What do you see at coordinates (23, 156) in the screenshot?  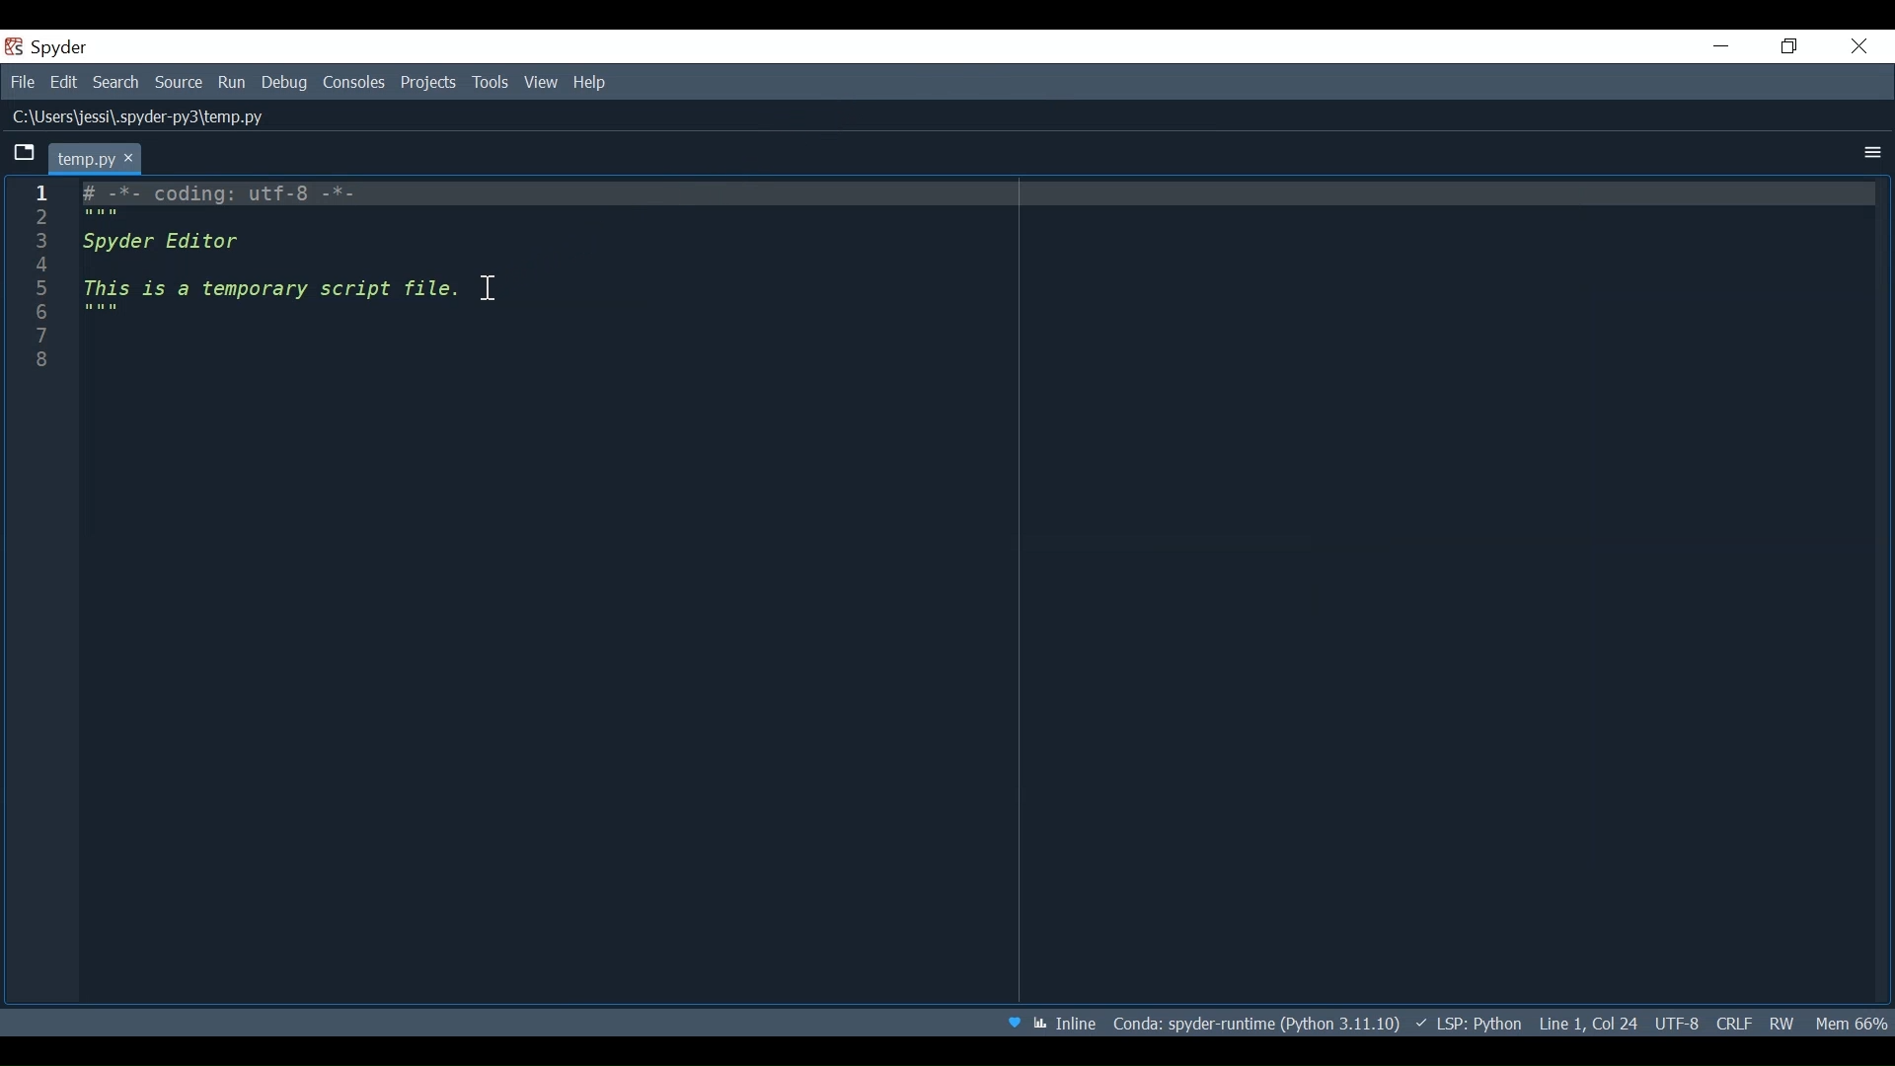 I see `Browse Tabs` at bounding box center [23, 156].